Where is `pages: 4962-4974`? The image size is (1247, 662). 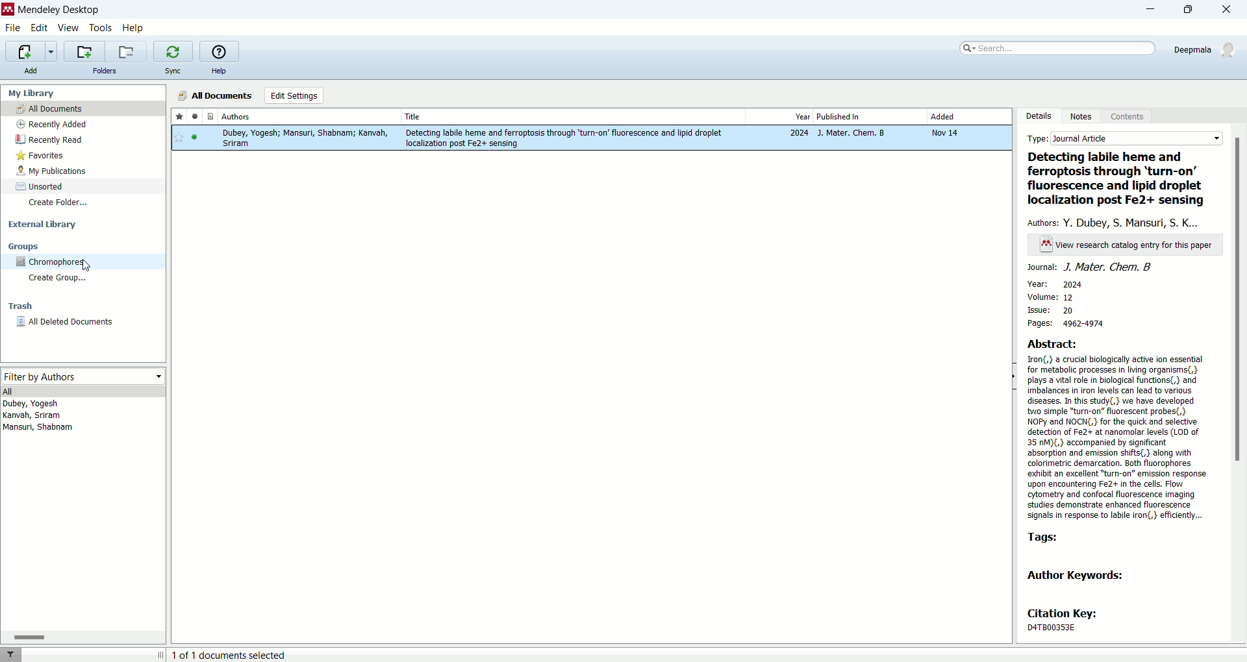
pages: 4962-4974 is located at coordinates (1076, 323).